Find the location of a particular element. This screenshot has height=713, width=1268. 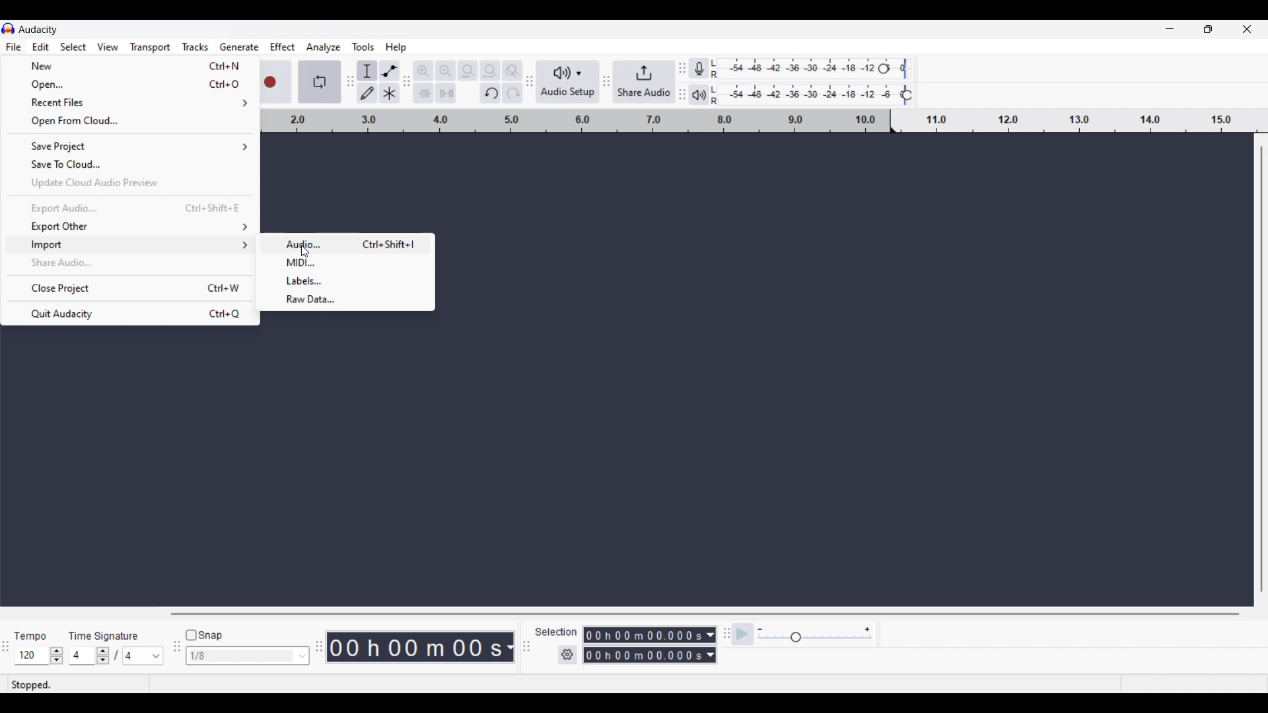

Playback level is located at coordinates (820, 95).